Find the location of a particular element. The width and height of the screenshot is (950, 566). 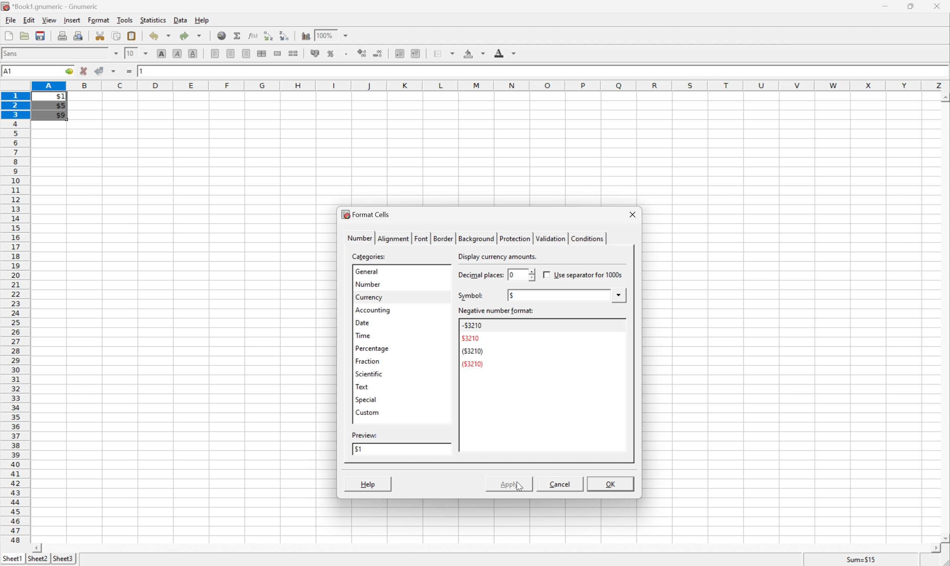

cancel changes is located at coordinates (84, 71).